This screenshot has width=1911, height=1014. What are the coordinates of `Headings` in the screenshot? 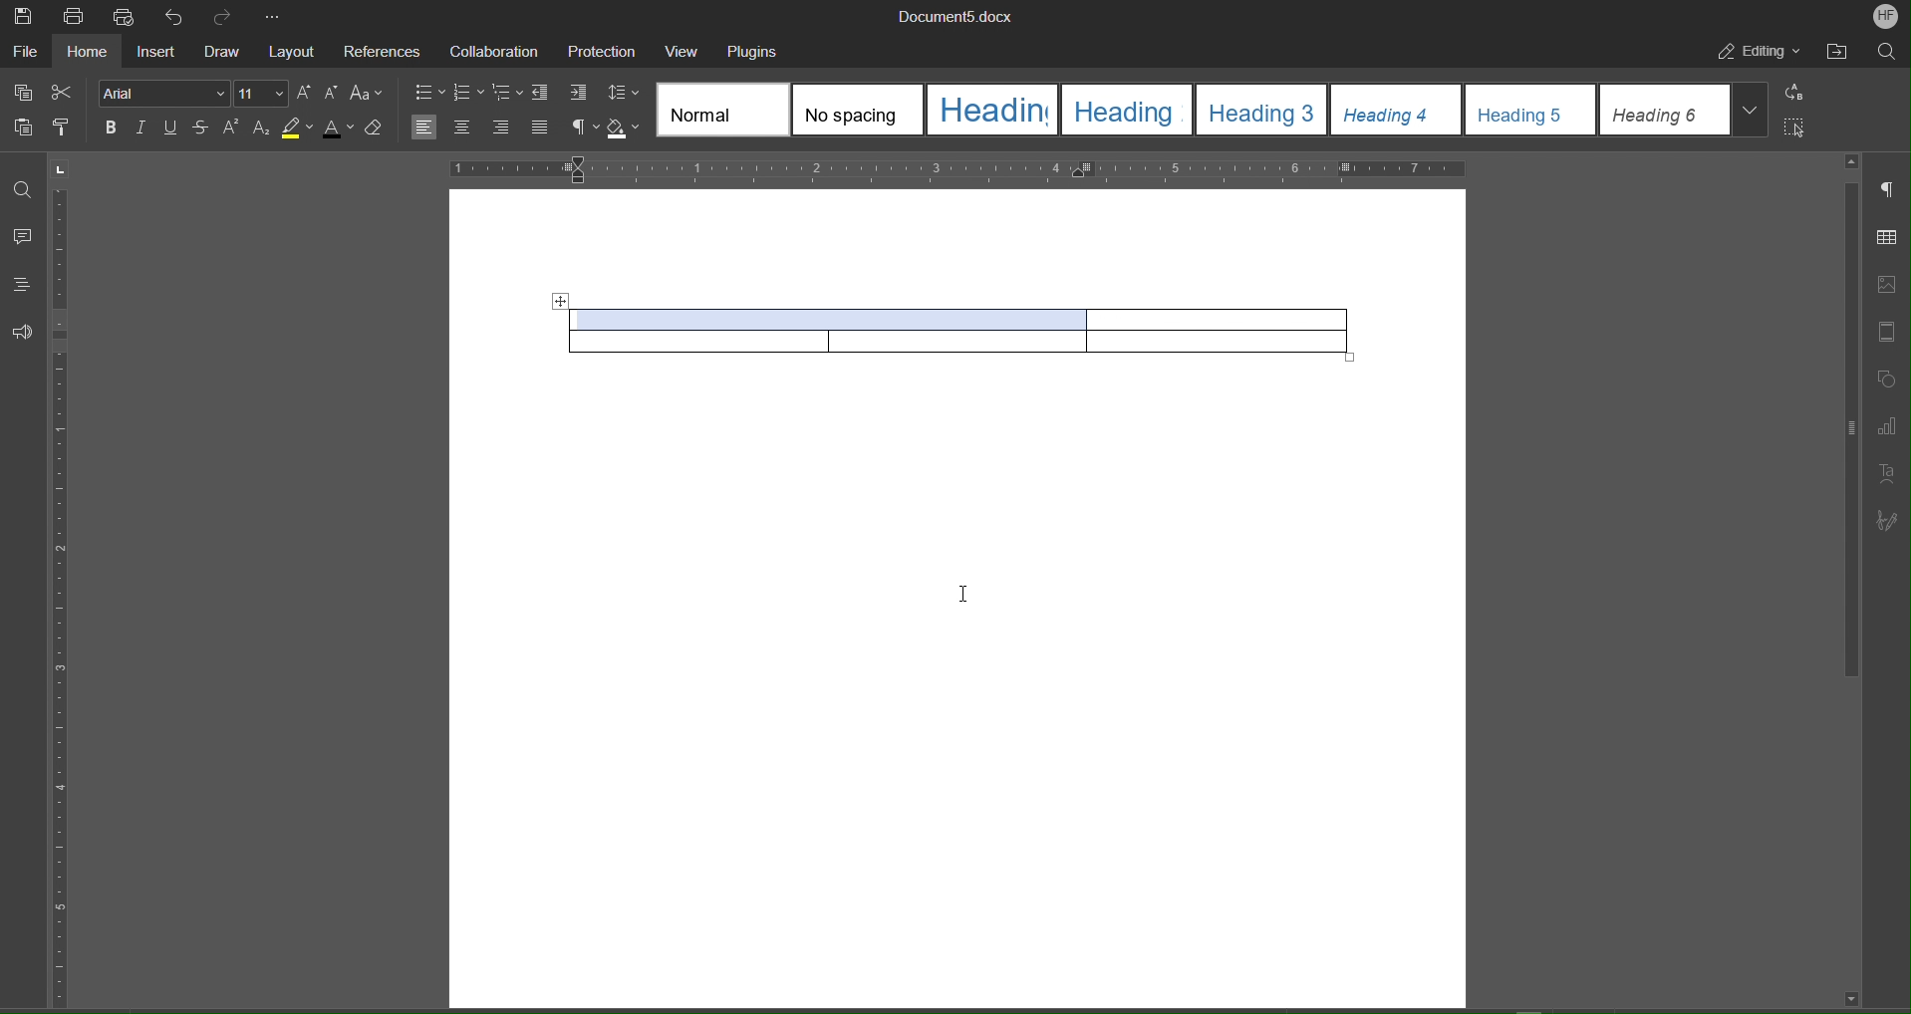 It's located at (23, 282).